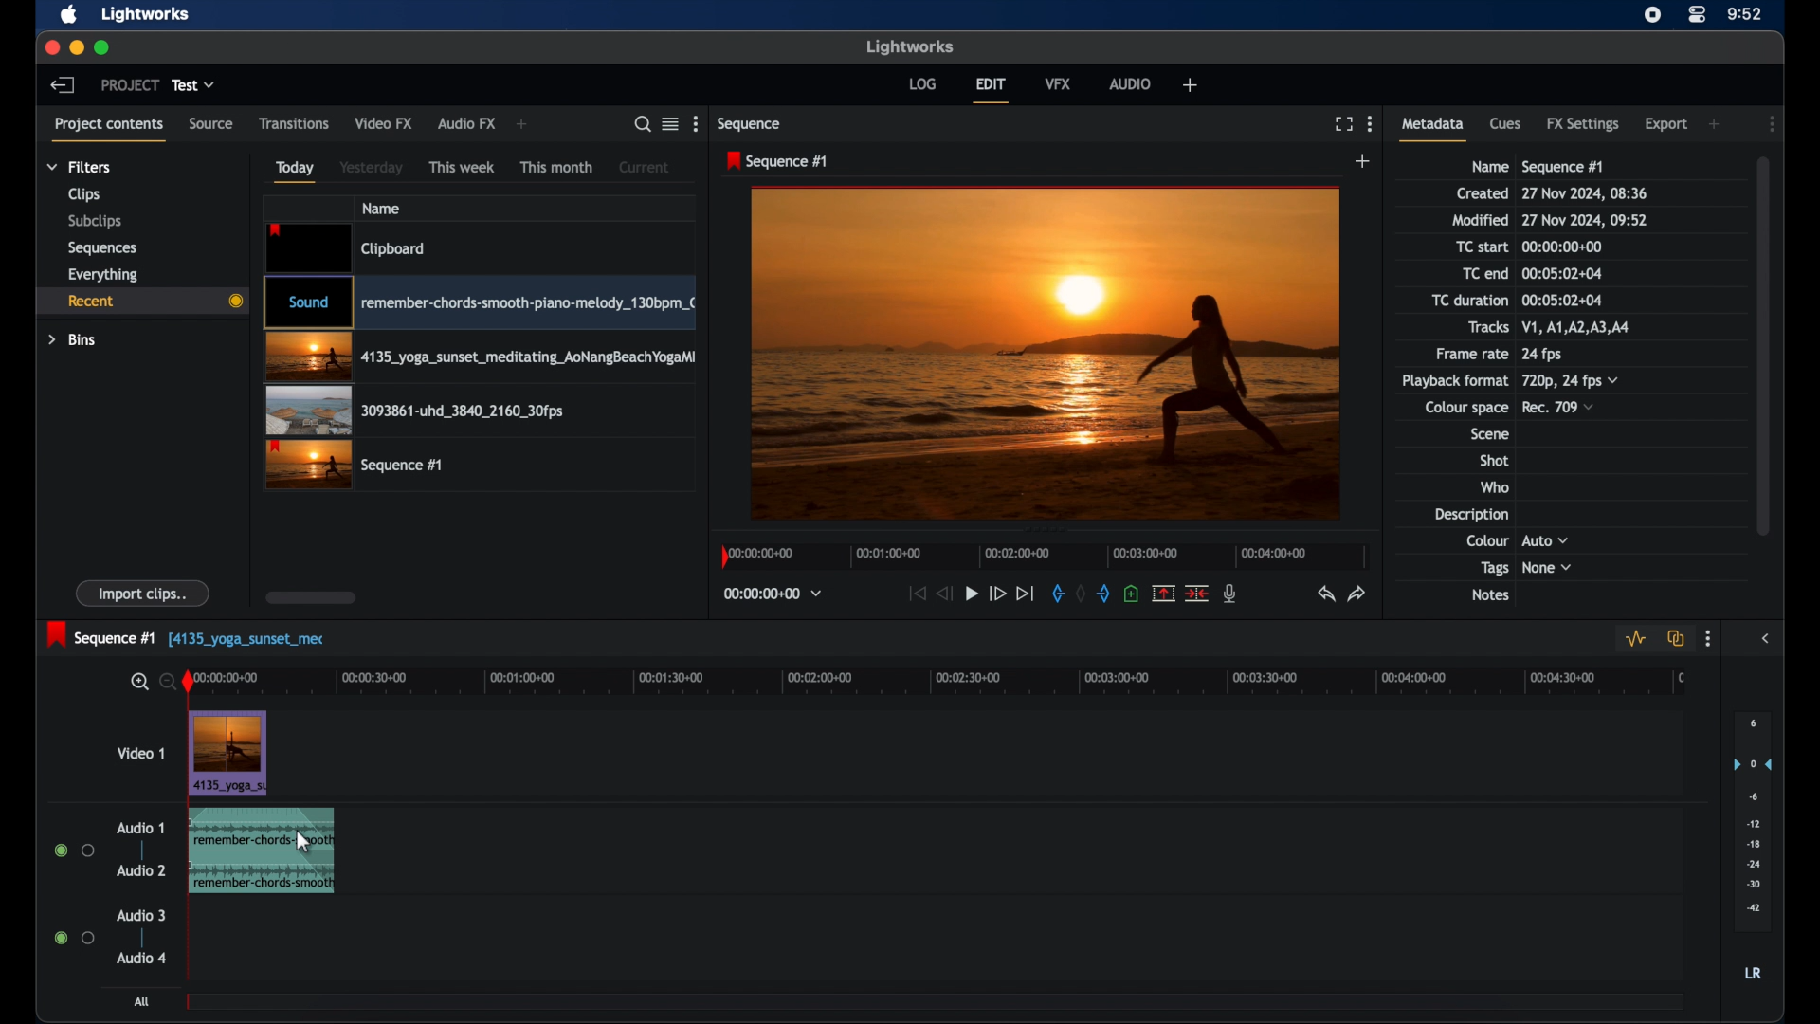  What do you see at coordinates (1454, 380) in the screenshot?
I see `playback format` at bounding box center [1454, 380].